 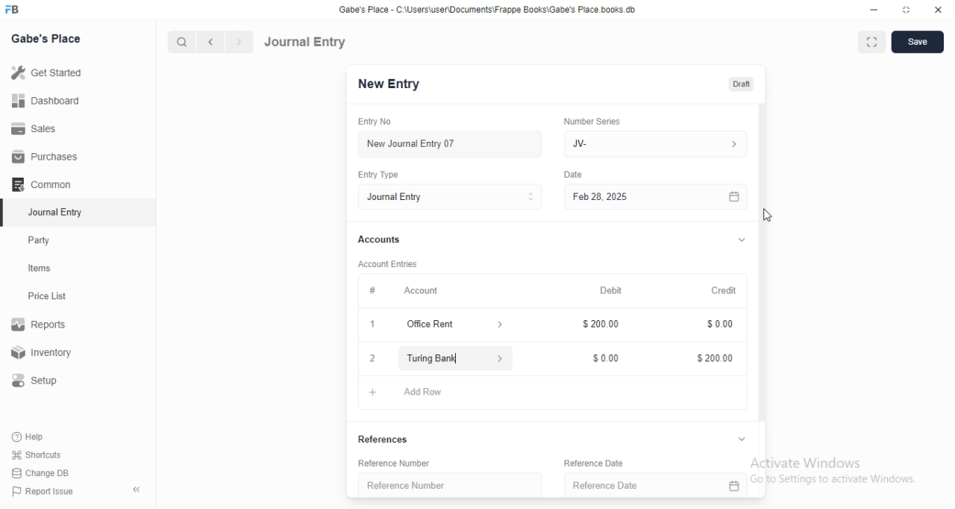 I want to click on ‘Journal Entry, so click(x=57, y=212).